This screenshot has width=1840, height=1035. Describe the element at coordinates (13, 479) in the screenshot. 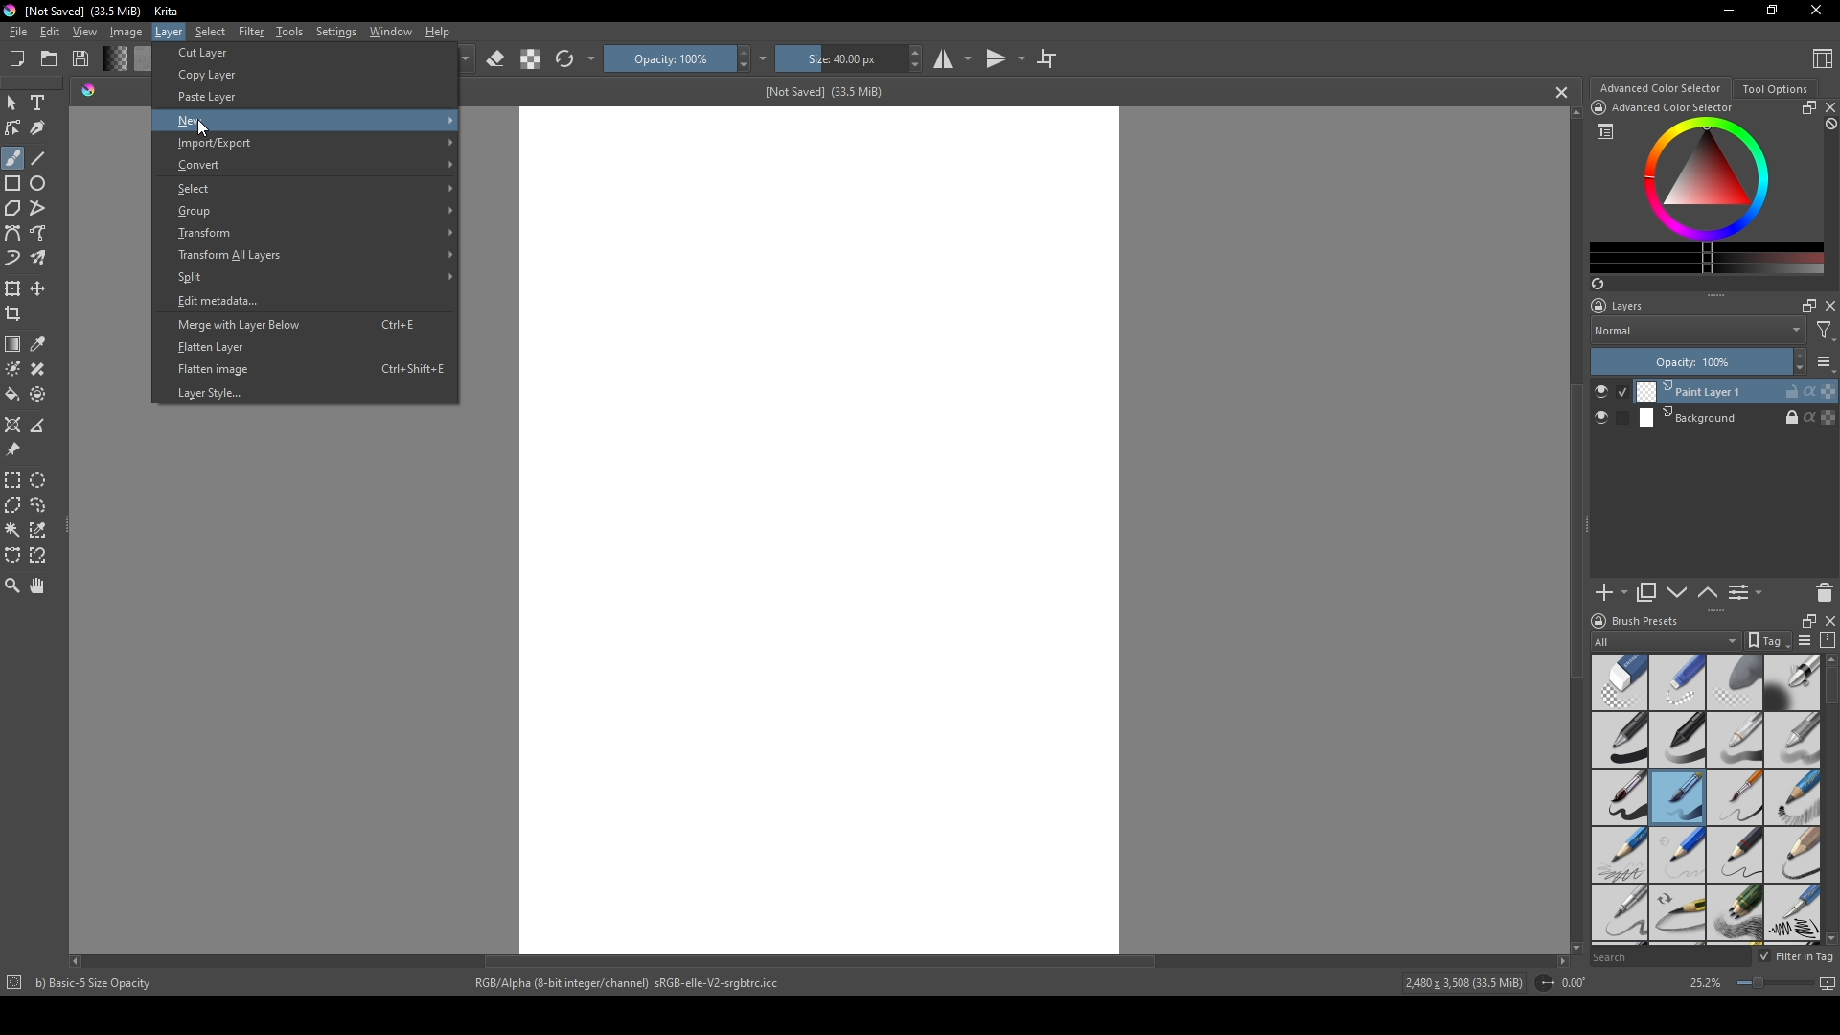

I see `rectangular` at that location.